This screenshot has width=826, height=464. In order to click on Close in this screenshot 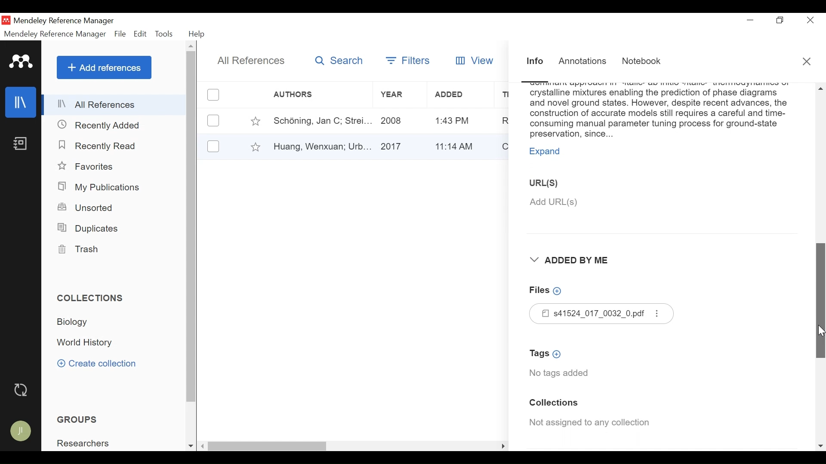, I will do `click(808, 62)`.